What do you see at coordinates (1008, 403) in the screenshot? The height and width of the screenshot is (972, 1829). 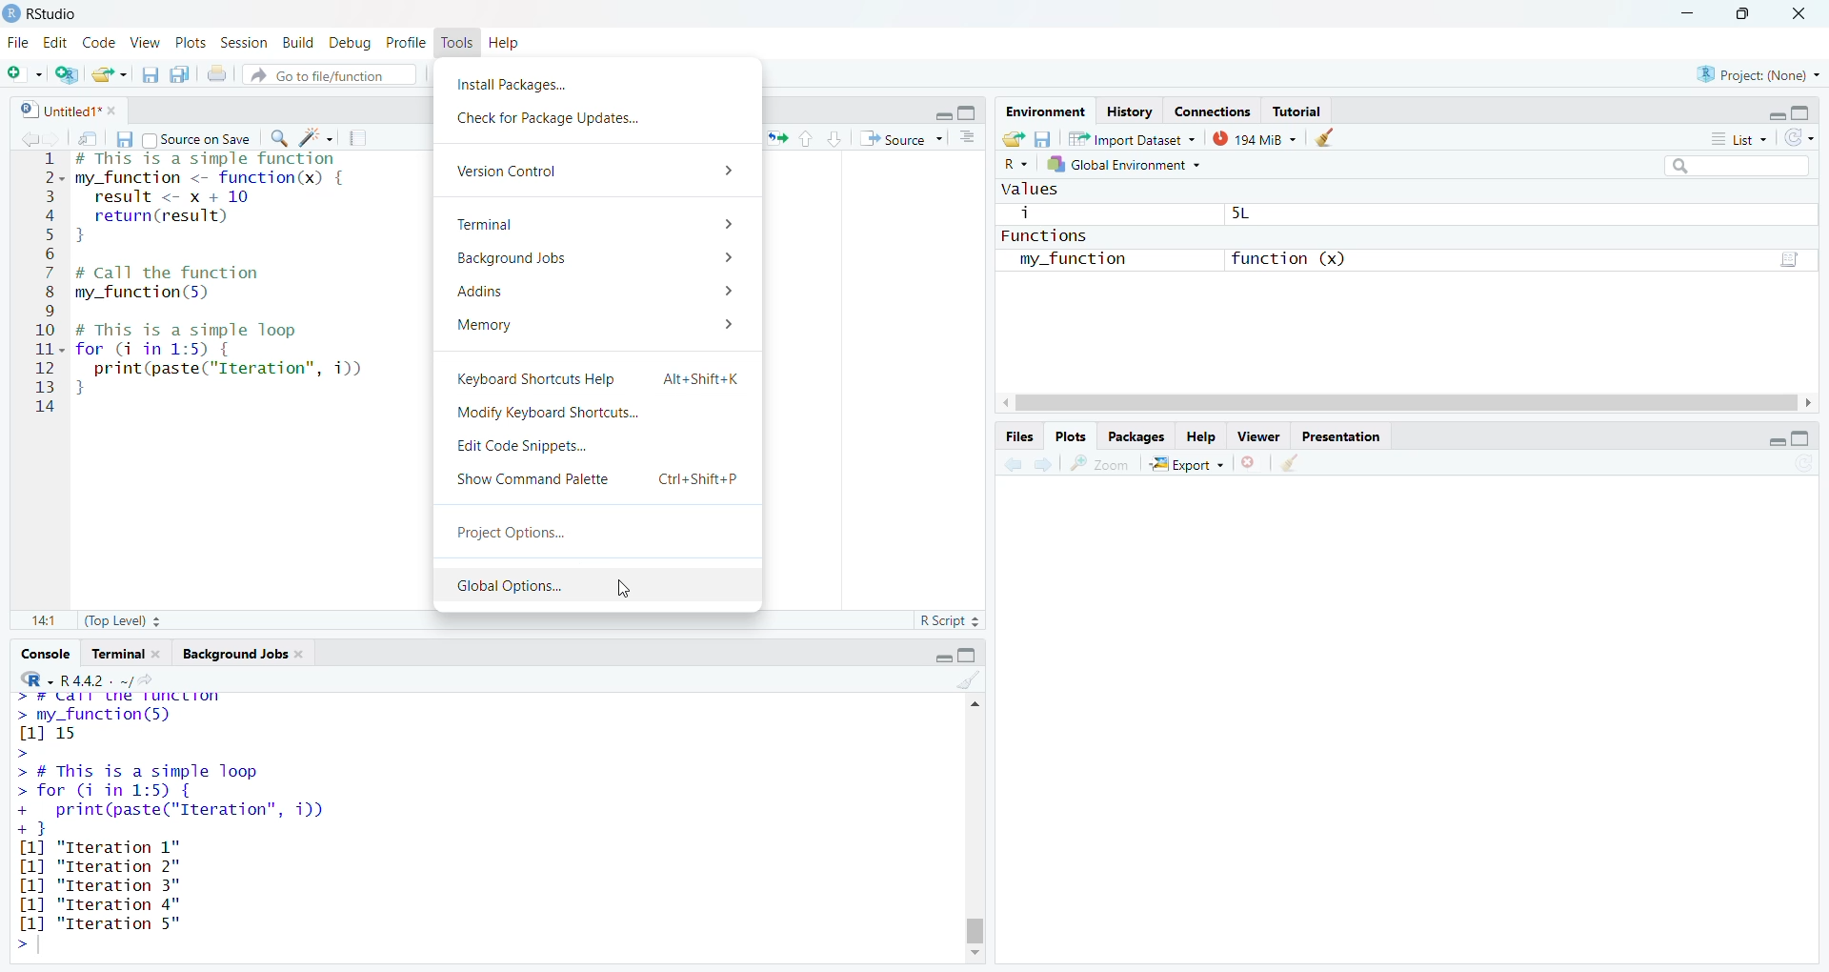 I see `move left` at bounding box center [1008, 403].